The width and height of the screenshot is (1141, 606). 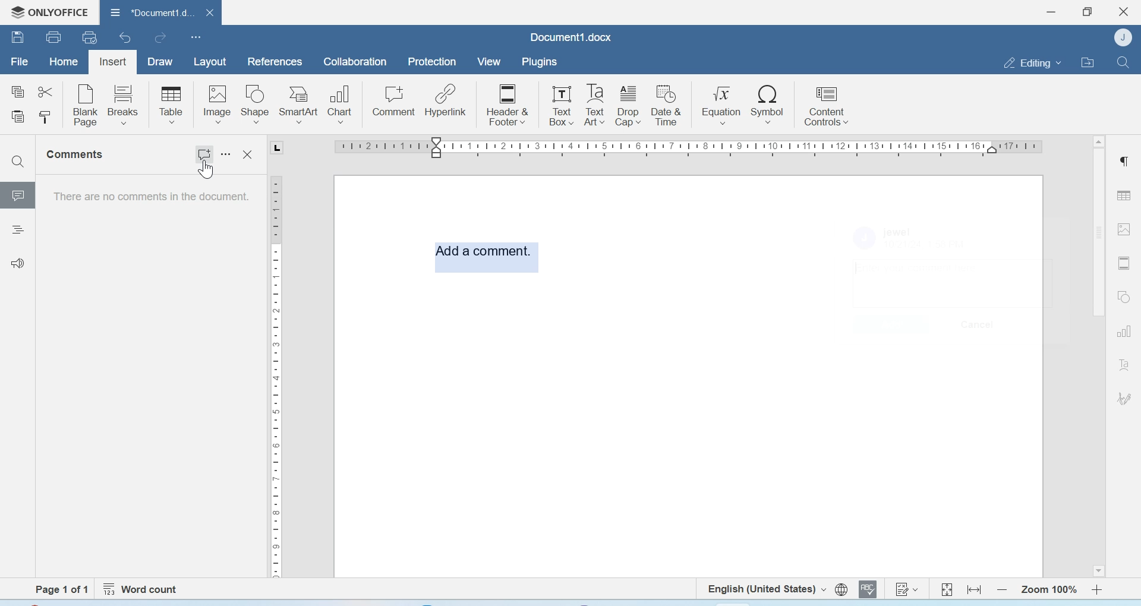 What do you see at coordinates (1125, 12) in the screenshot?
I see `Close` at bounding box center [1125, 12].